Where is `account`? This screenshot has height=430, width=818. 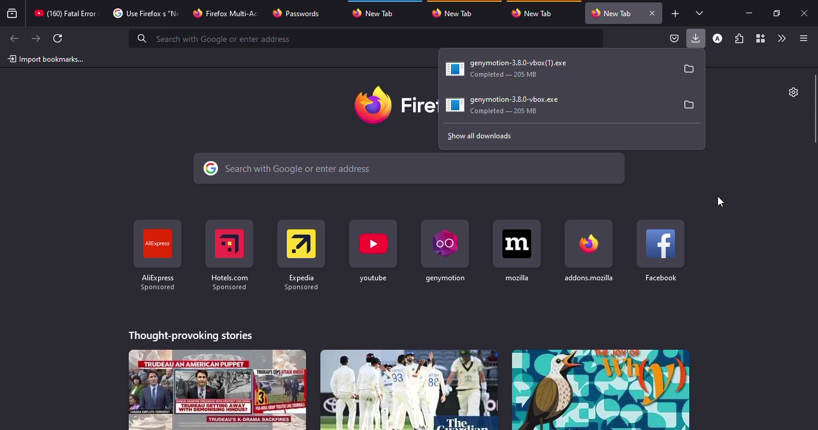 account is located at coordinates (717, 39).